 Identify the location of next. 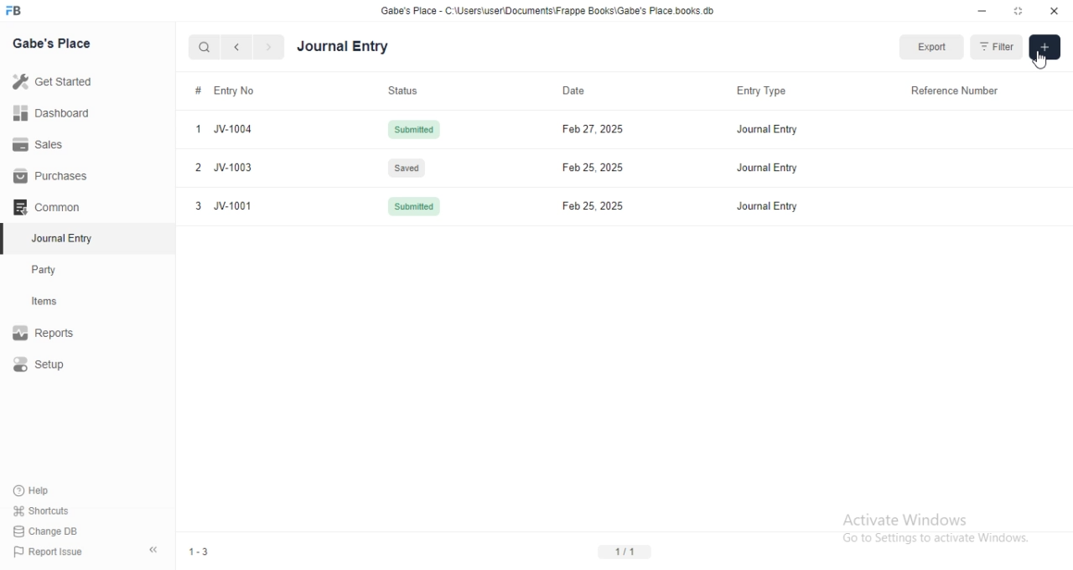
(267, 48).